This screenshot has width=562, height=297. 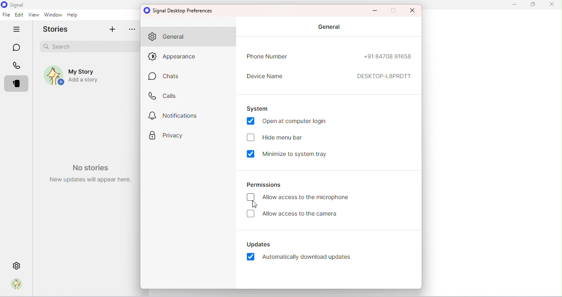 What do you see at coordinates (376, 11) in the screenshot?
I see `Minimize` at bounding box center [376, 11].